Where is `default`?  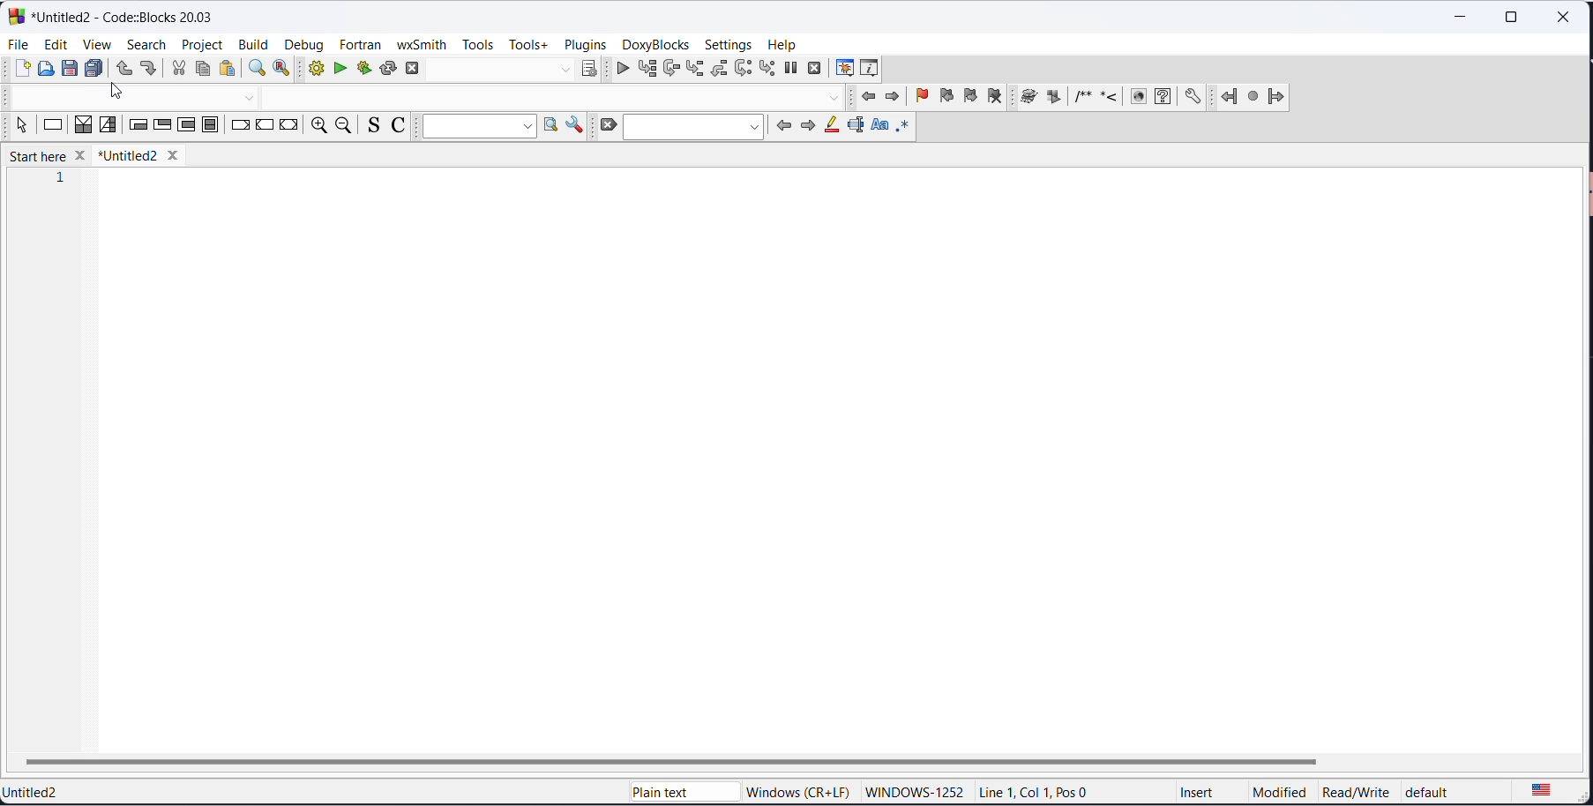 default is located at coordinates (1457, 790).